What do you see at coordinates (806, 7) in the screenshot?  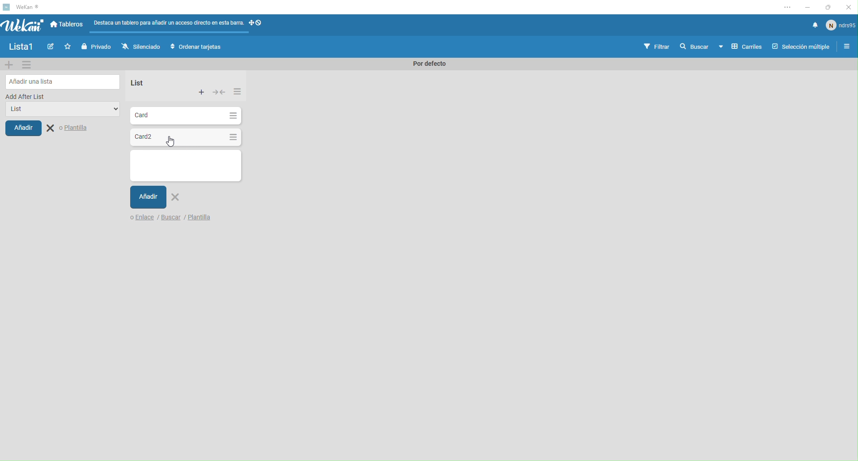 I see `minimise` at bounding box center [806, 7].